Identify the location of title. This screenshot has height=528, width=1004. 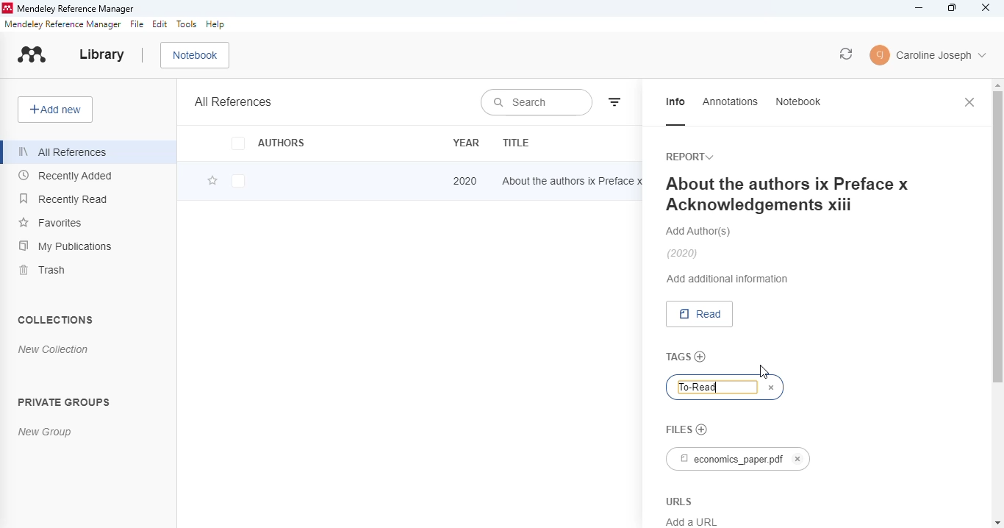
(515, 143).